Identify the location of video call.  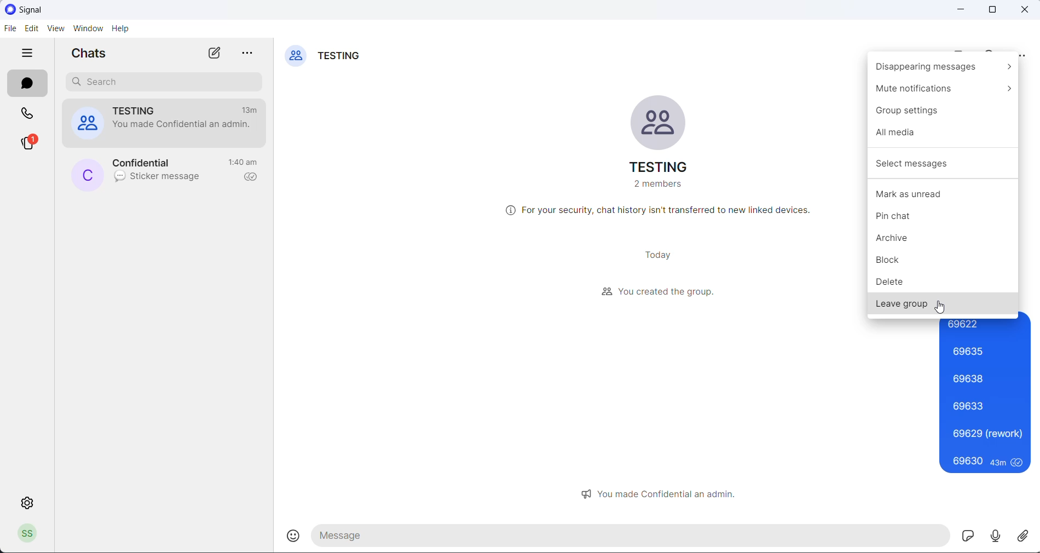
(958, 50).